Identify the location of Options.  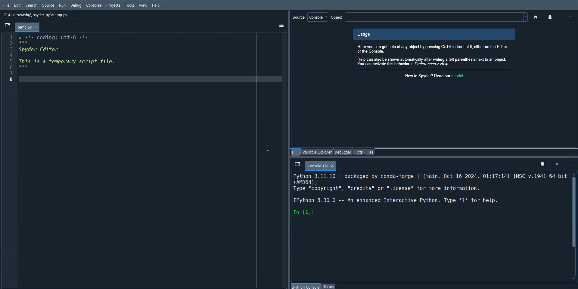
(571, 17).